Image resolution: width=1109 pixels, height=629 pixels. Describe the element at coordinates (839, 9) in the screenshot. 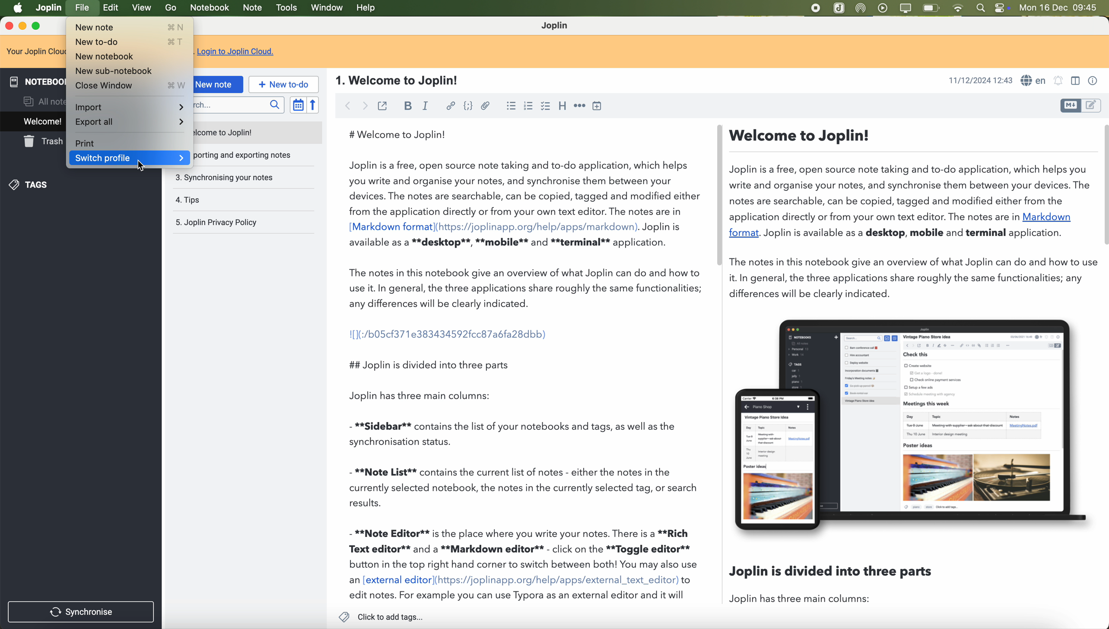

I see `Joplin app` at that location.